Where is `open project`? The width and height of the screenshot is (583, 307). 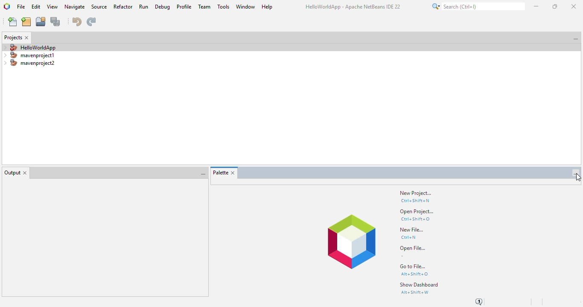
open project is located at coordinates (417, 212).